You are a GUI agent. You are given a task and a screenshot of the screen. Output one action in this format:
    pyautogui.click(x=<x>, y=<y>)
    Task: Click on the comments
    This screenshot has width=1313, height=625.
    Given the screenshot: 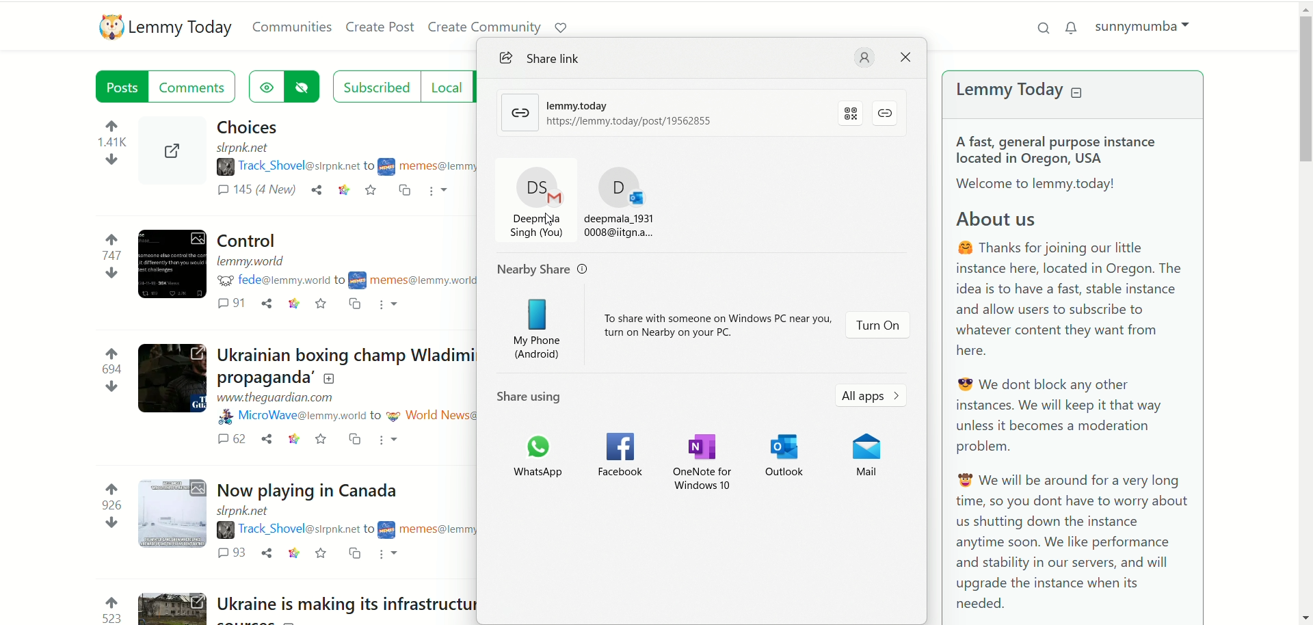 What is the action you would take?
    pyautogui.click(x=196, y=85)
    